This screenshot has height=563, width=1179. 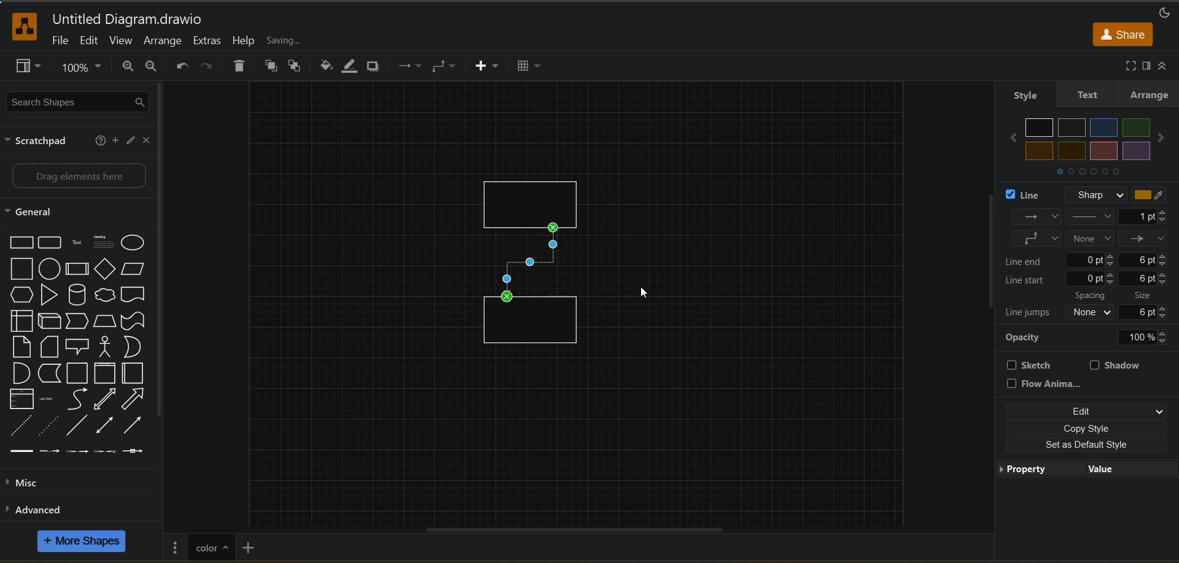 I want to click on collapse/expand, so click(x=1167, y=66).